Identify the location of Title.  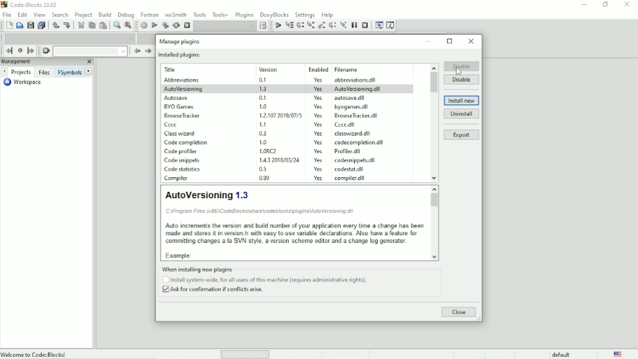
(32, 5).